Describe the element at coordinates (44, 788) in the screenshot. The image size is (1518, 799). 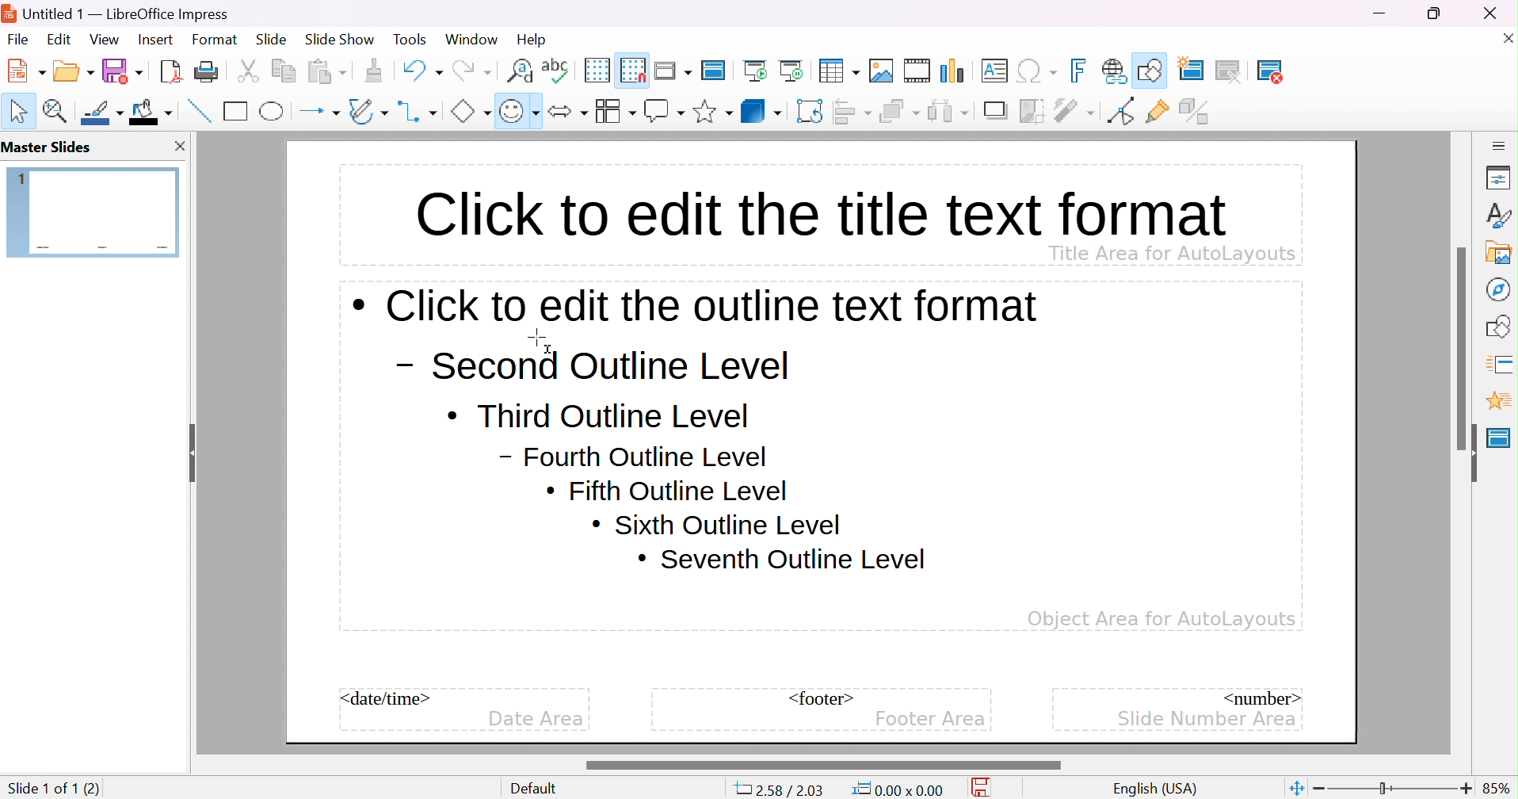
I see `slide 1 of 2` at that location.